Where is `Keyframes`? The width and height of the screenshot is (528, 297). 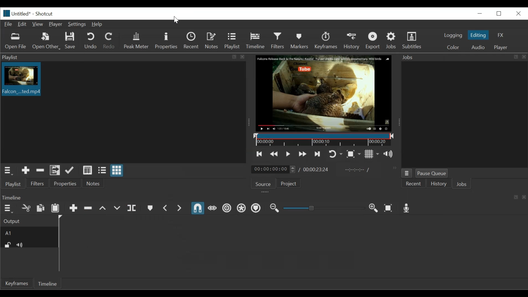
Keyframes is located at coordinates (16, 283).